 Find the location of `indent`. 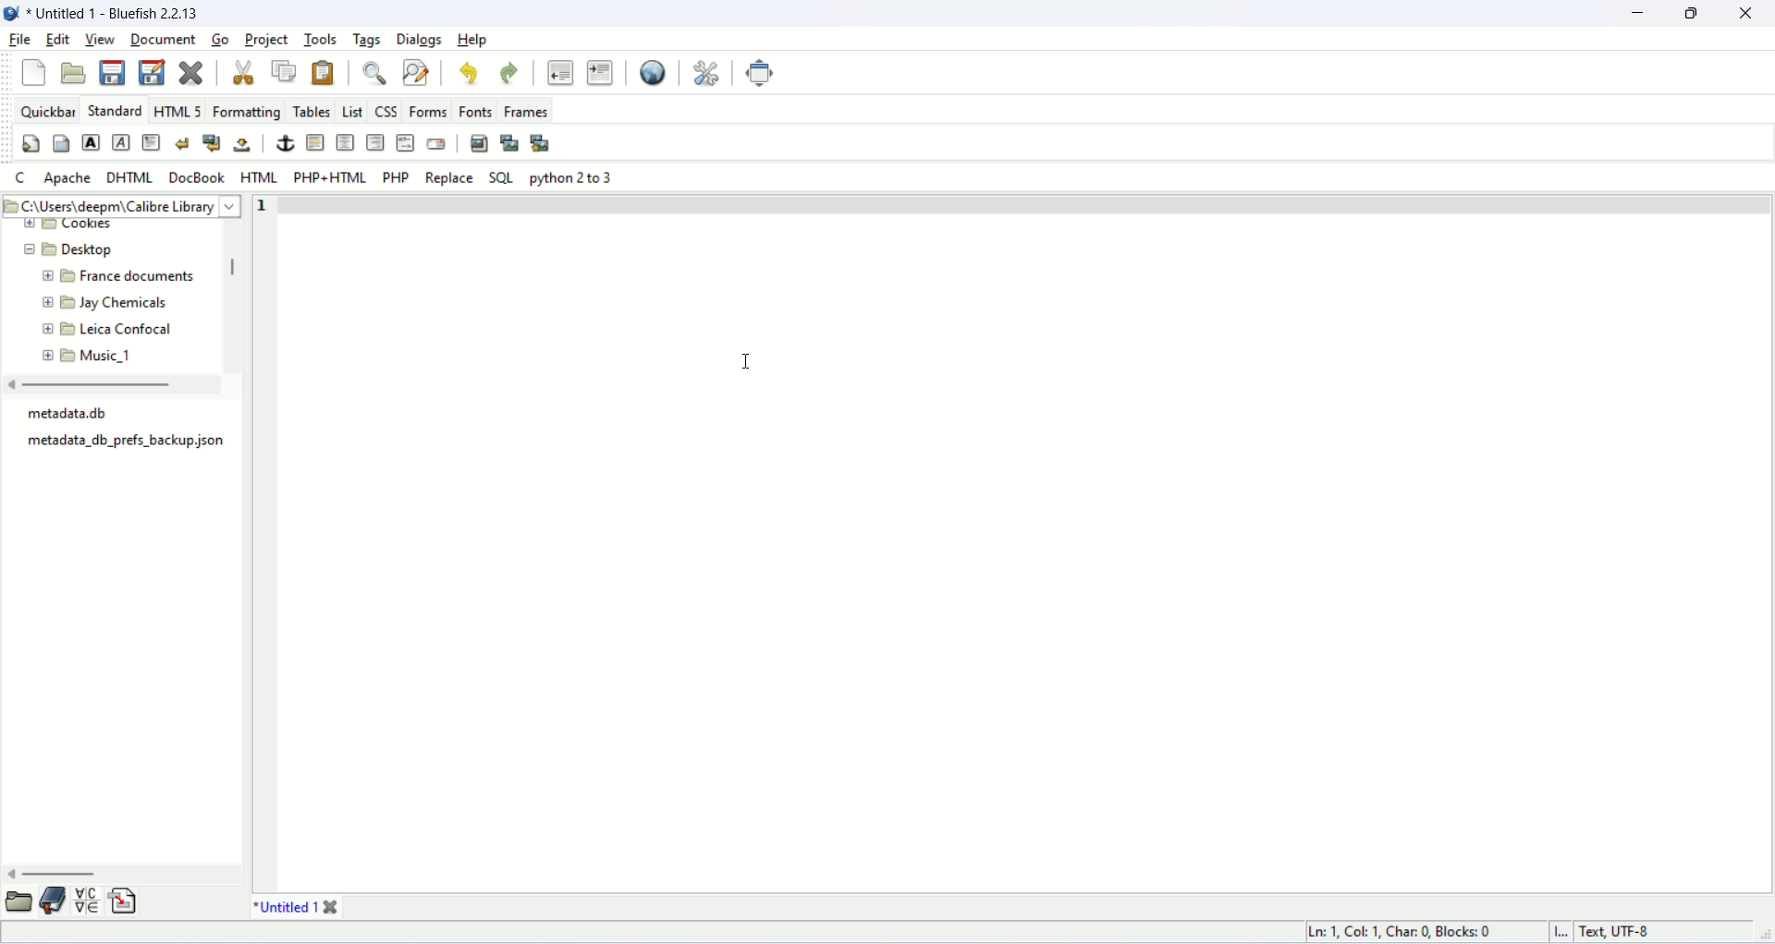

indent is located at coordinates (601, 72).